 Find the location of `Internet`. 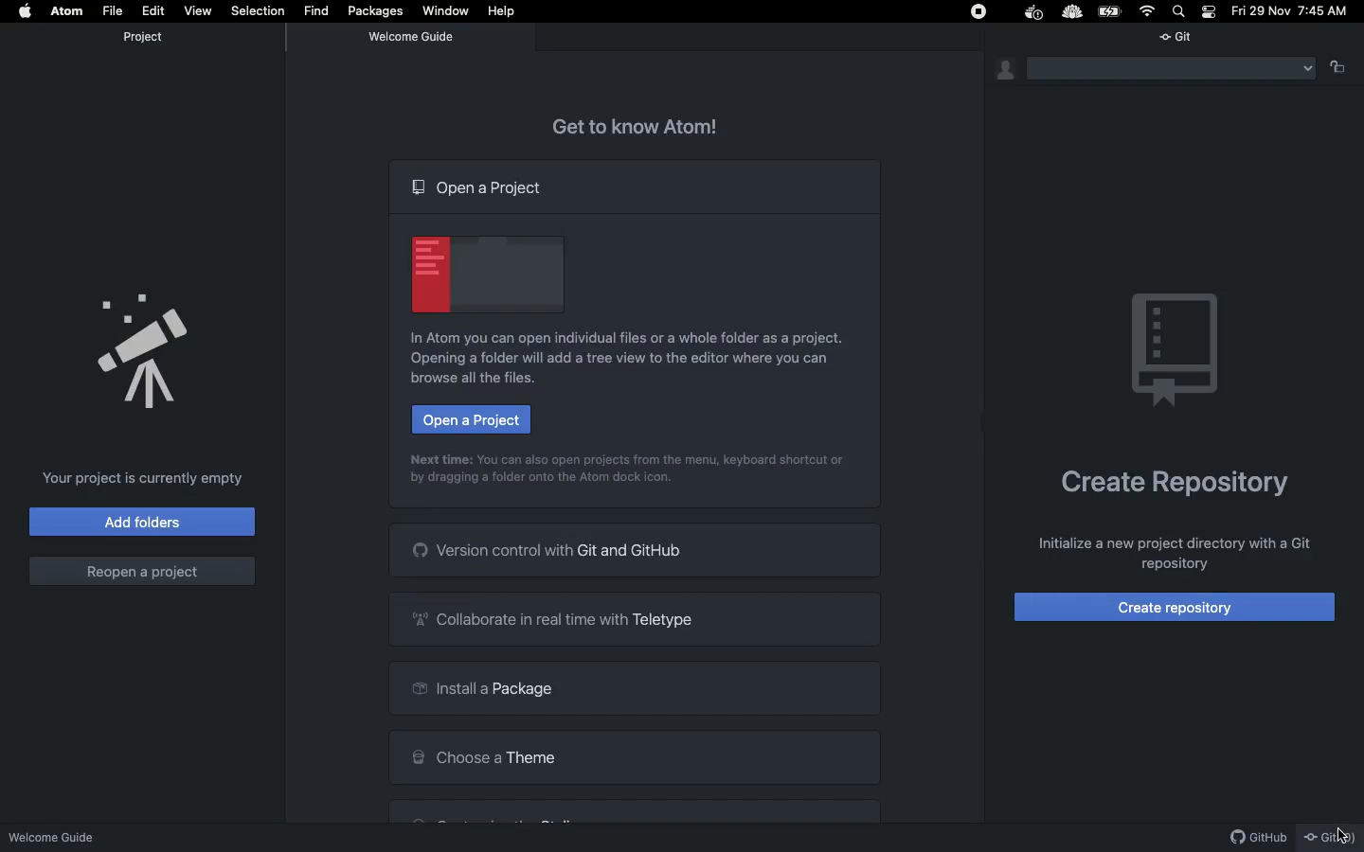

Internet is located at coordinates (1148, 11).